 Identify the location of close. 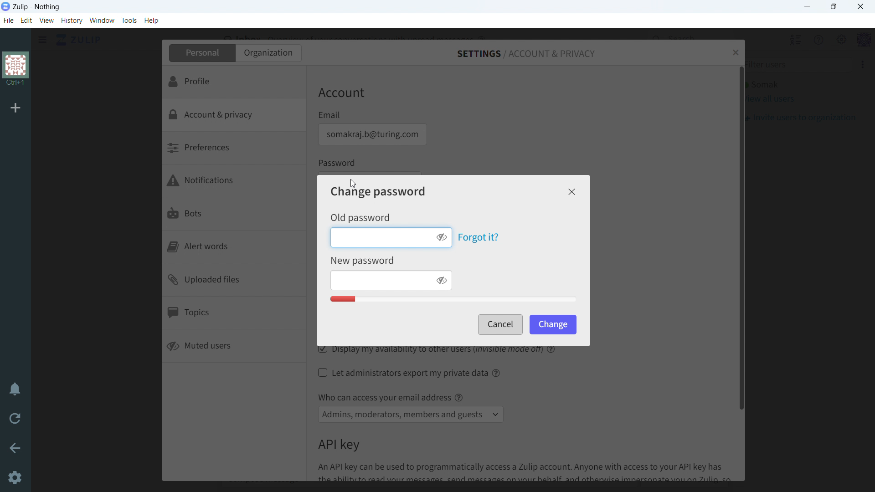
(735, 52).